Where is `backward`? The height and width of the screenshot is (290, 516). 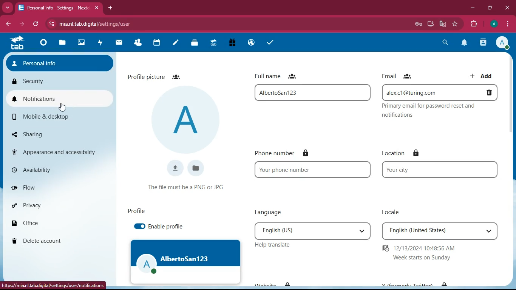
backward is located at coordinates (7, 23).